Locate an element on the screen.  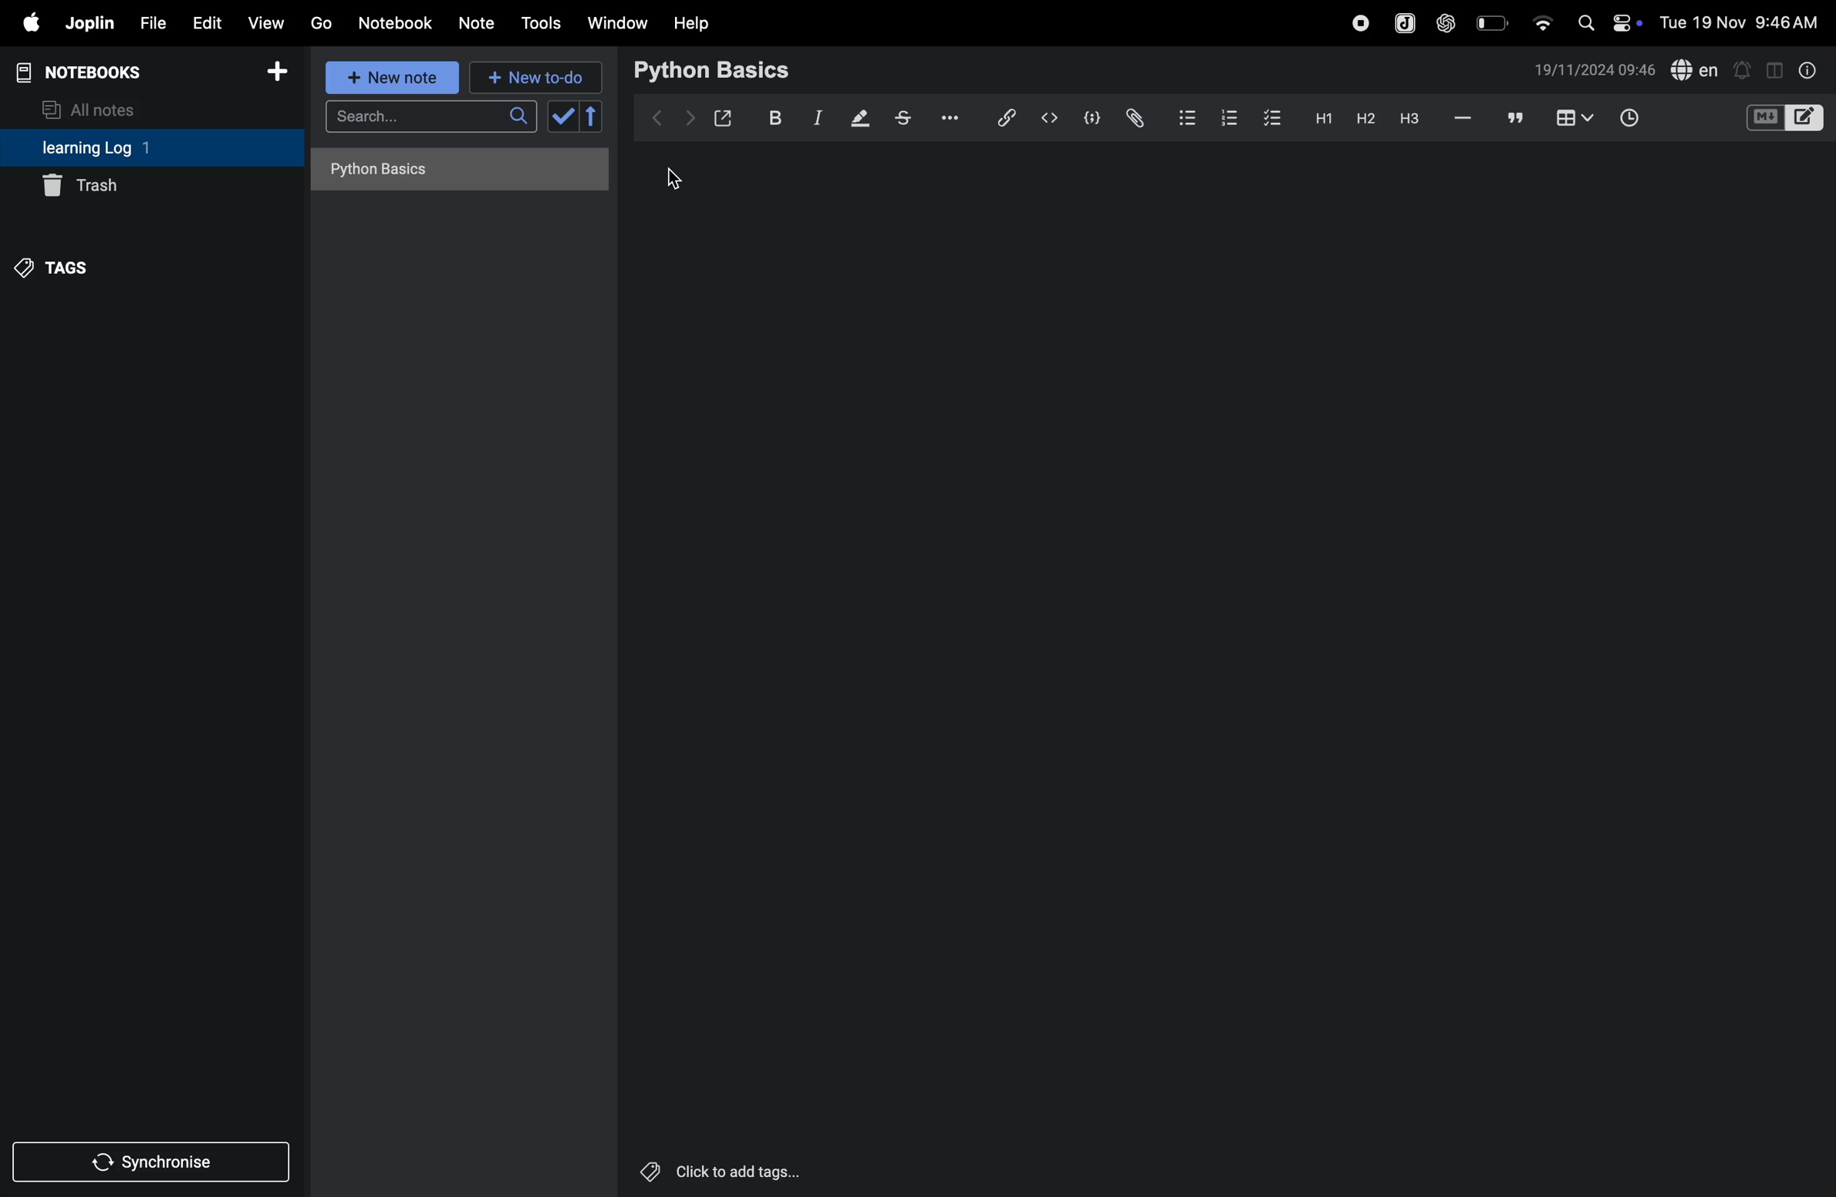
no notes here is located at coordinates (454, 174).